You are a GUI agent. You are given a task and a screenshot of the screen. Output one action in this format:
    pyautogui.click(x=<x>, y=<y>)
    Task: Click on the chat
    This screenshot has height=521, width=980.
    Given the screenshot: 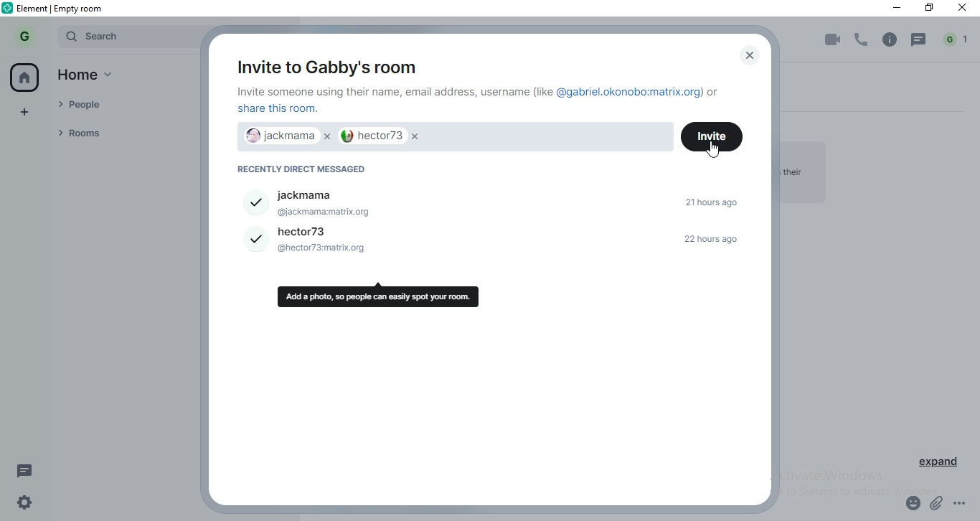 What is the action you would take?
    pyautogui.click(x=920, y=40)
    